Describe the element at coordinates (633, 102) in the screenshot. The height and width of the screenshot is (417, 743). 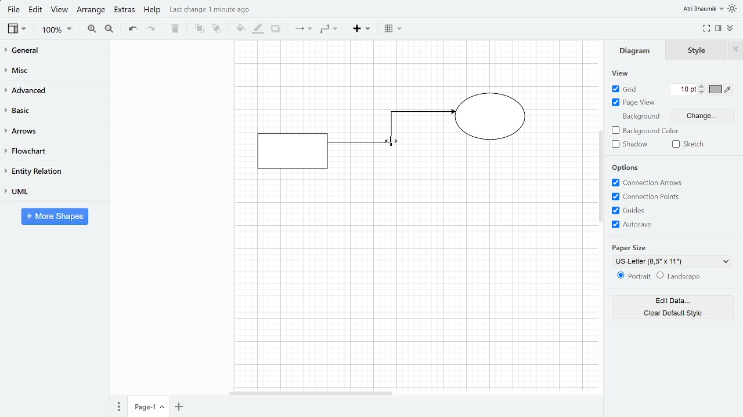
I see `Paper view` at that location.